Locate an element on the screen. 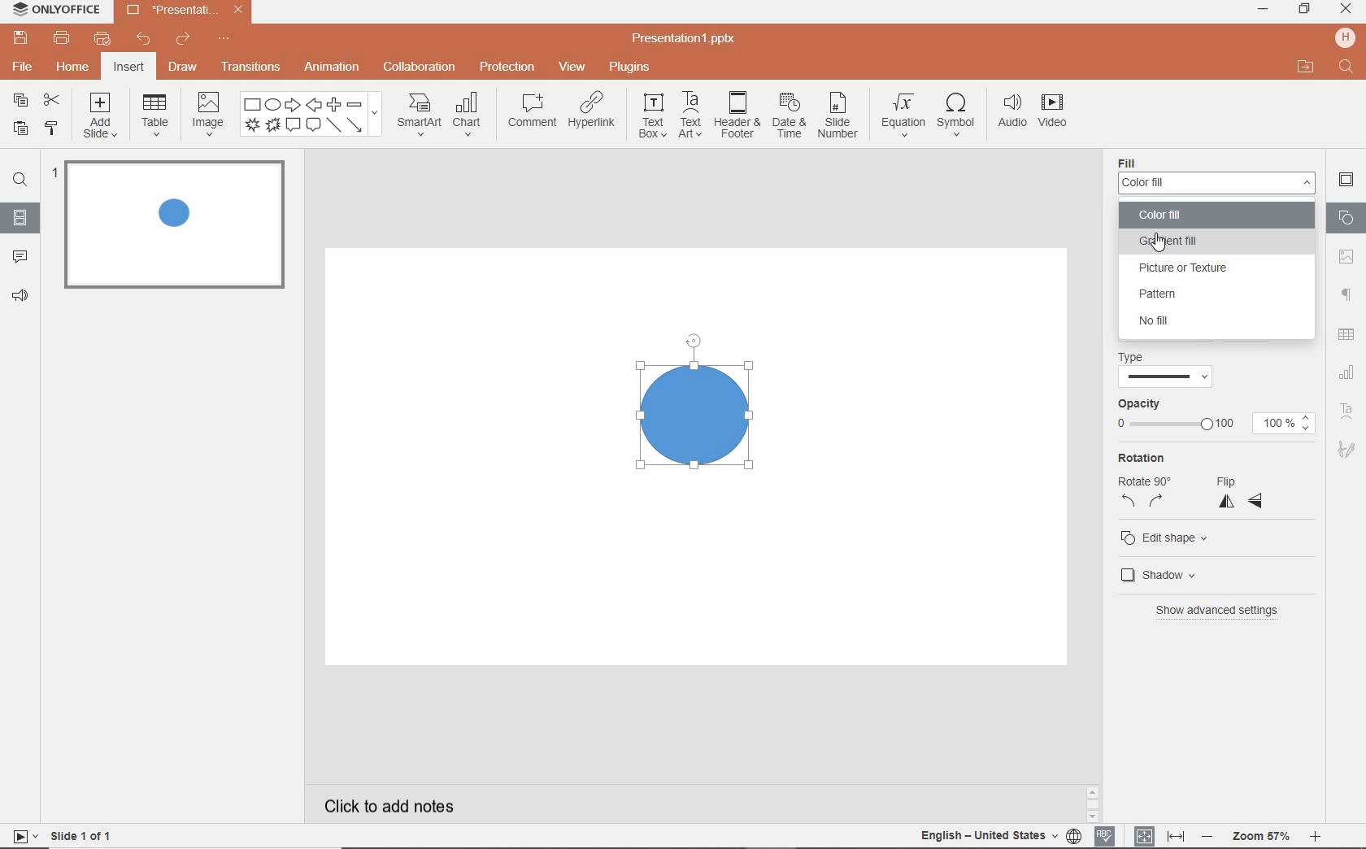 The height and width of the screenshot is (849, 1366). view is located at coordinates (571, 68).